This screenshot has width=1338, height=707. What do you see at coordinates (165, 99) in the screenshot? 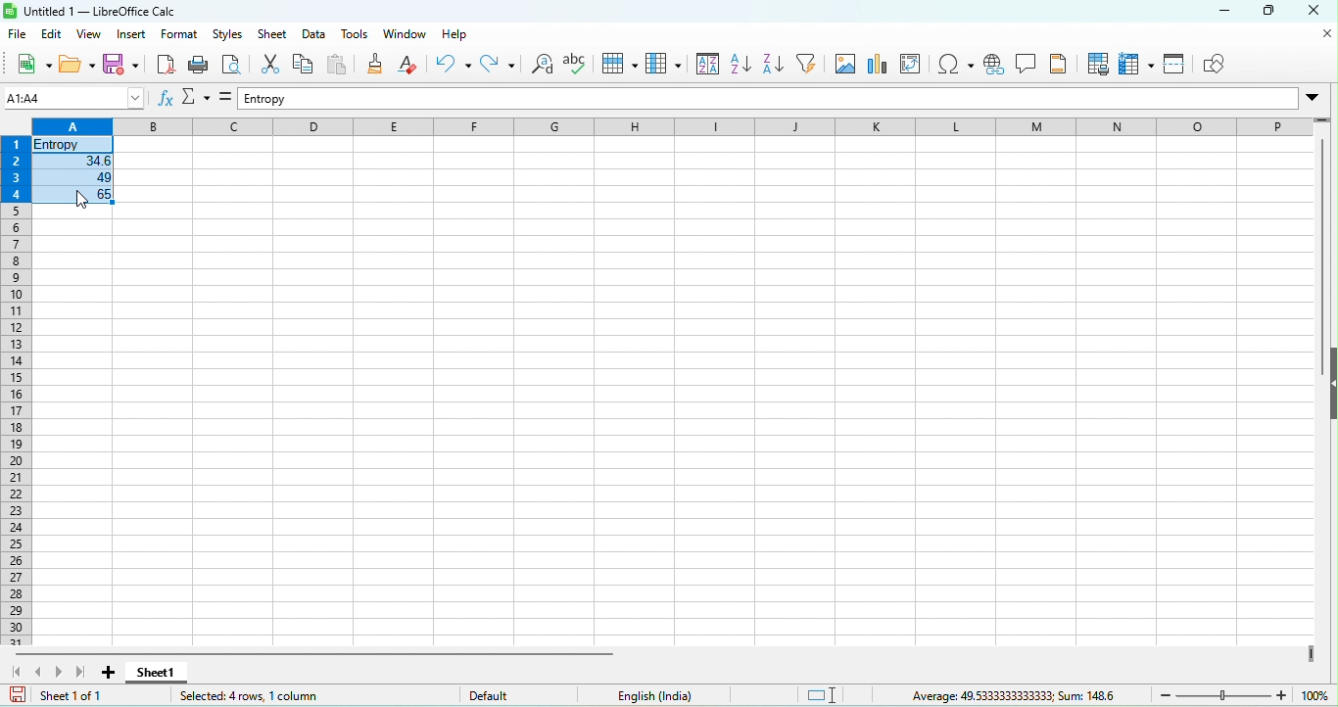
I see `function wizard` at bounding box center [165, 99].